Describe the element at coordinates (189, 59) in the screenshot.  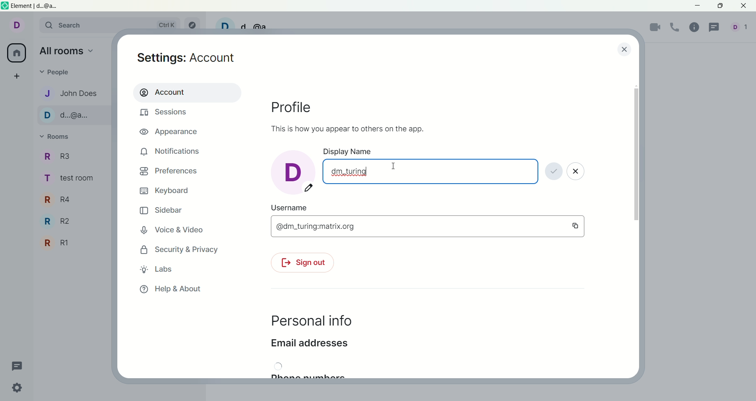
I see `settings: account` at that location.